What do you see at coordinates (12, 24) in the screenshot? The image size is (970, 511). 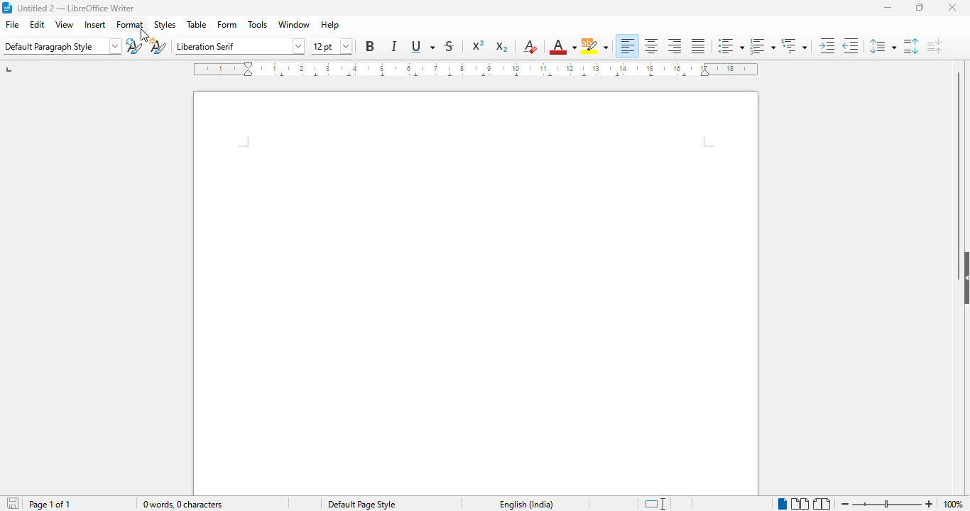 I see `file` at bounding box center [12, 24].